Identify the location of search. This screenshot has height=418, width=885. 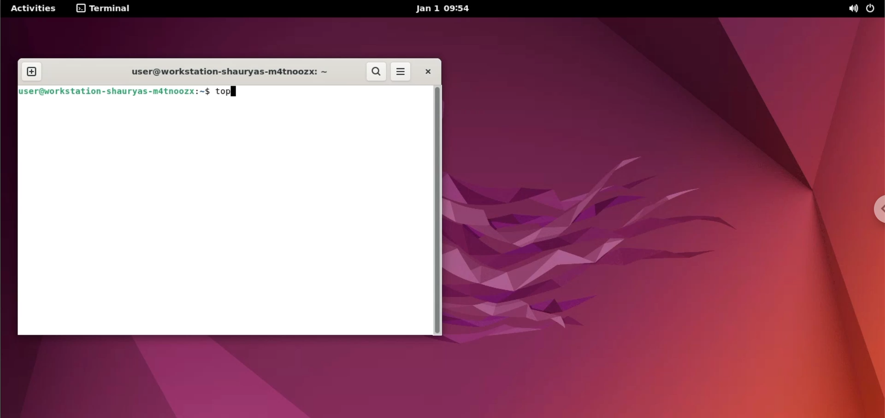
(374, 72).